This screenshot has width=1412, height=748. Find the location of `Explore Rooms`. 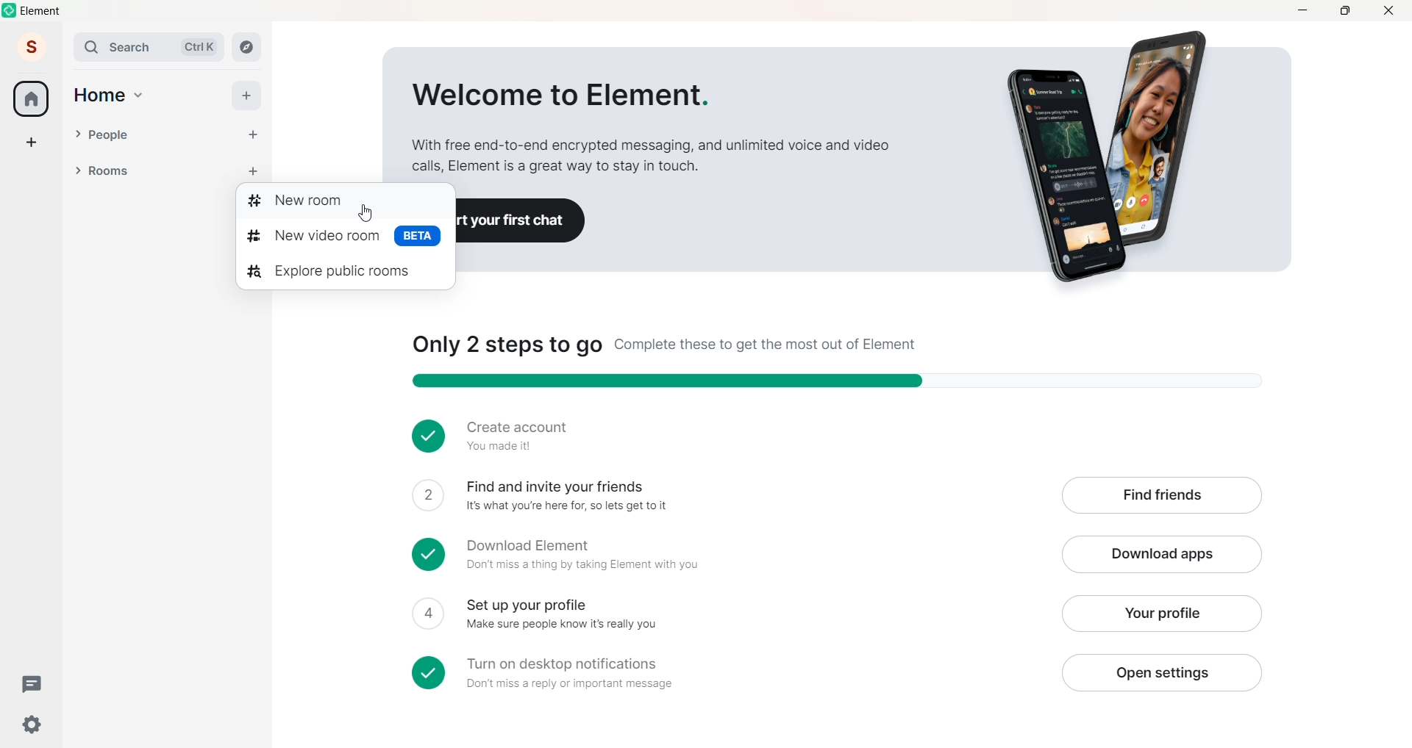

Explore Rooms is located at coordinates (247, 47).